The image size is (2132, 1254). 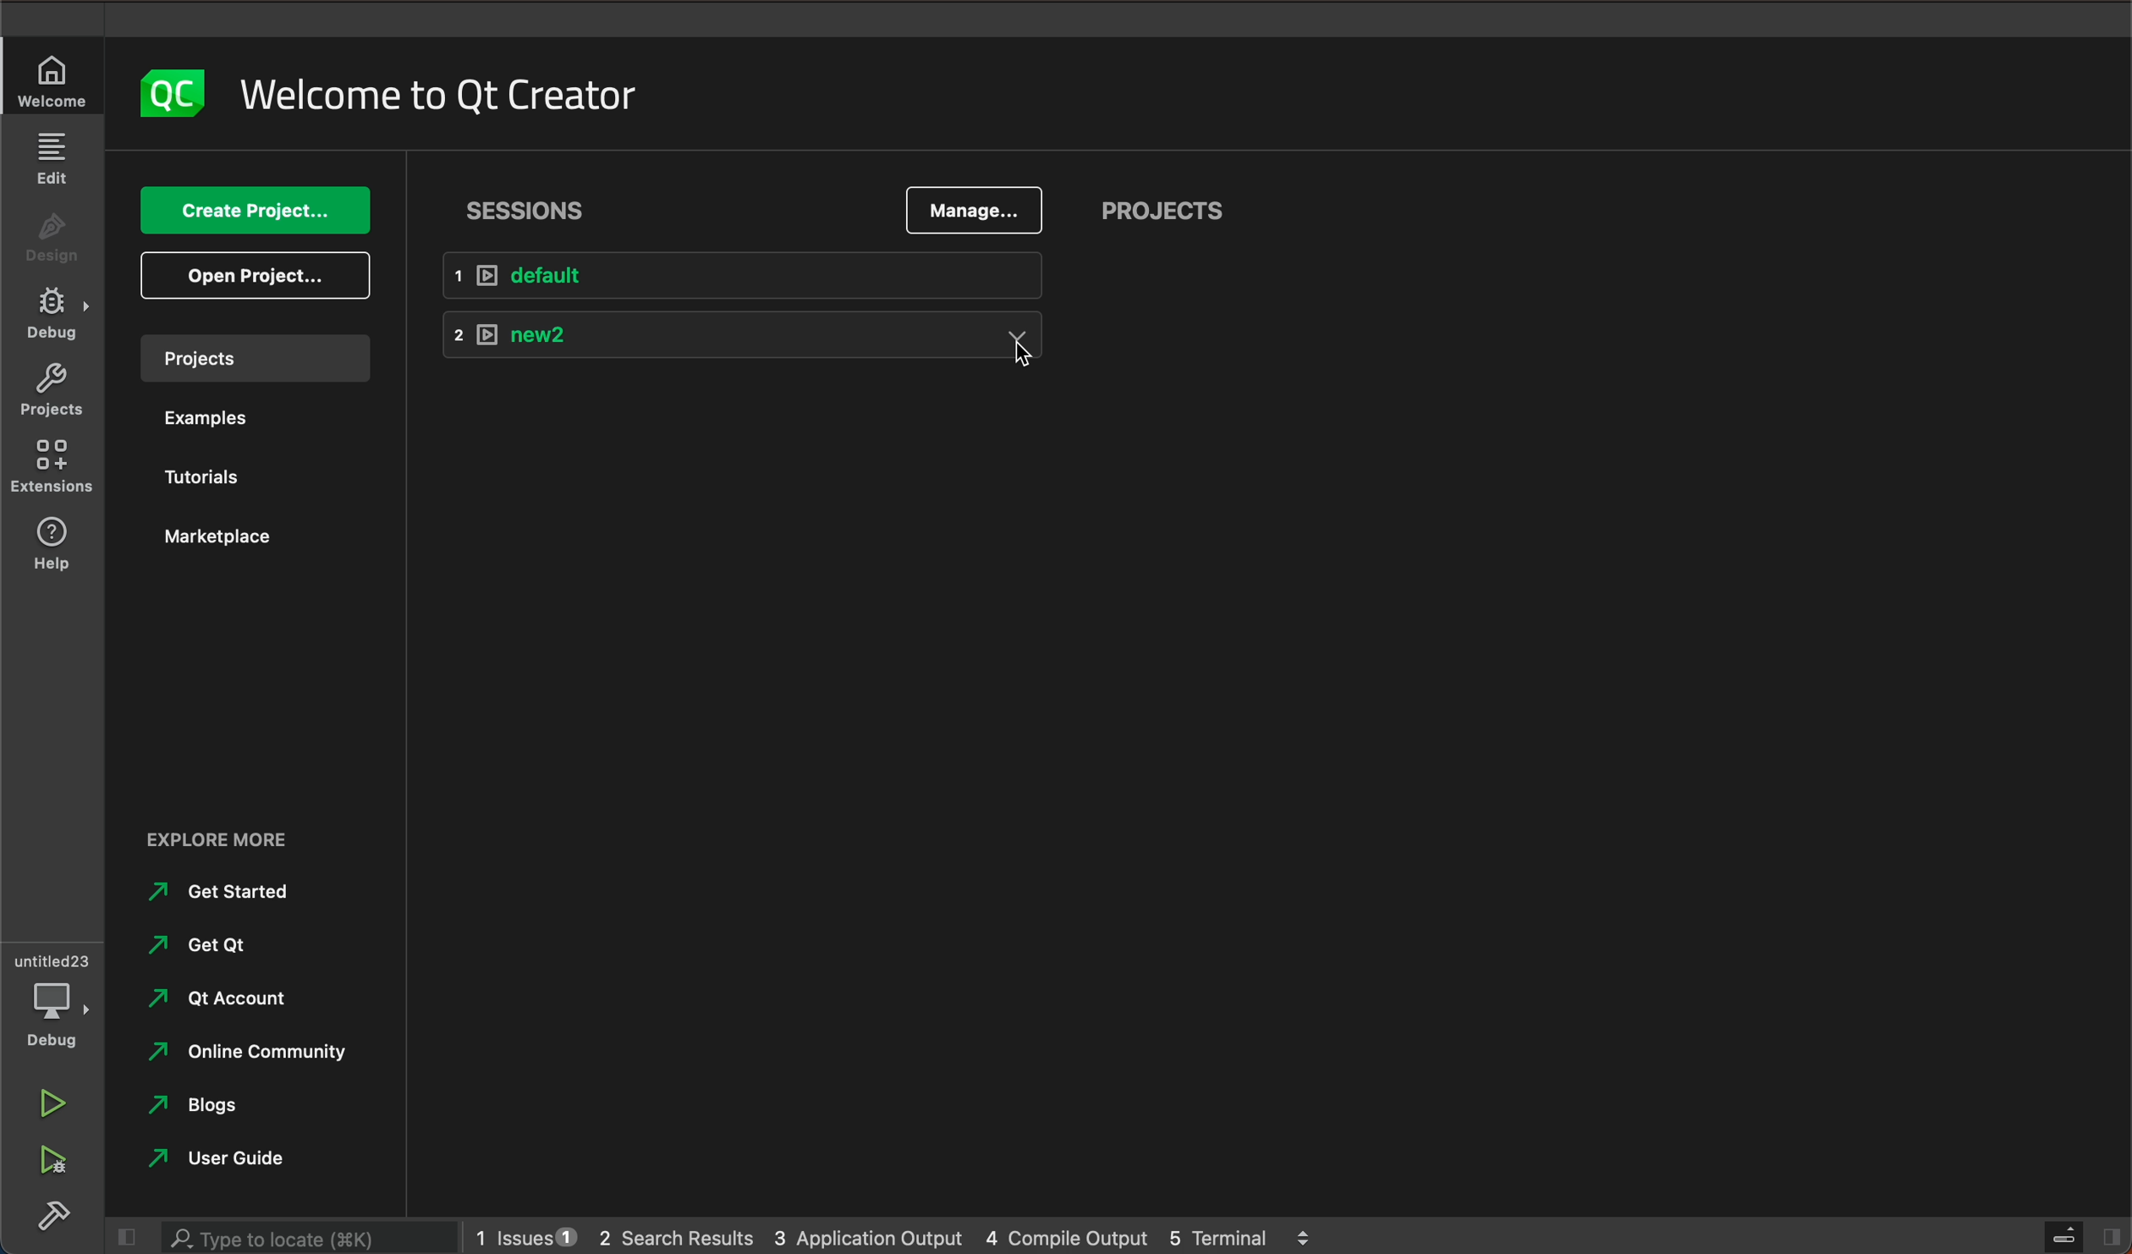 I want to click on extensions, so click(x=51, y=470).